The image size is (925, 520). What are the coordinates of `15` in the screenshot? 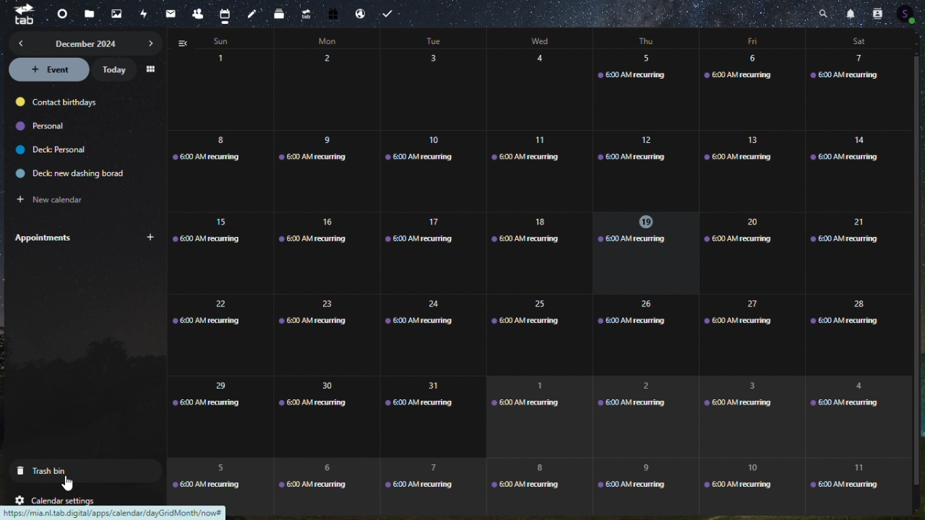 It's located at (210, 251).